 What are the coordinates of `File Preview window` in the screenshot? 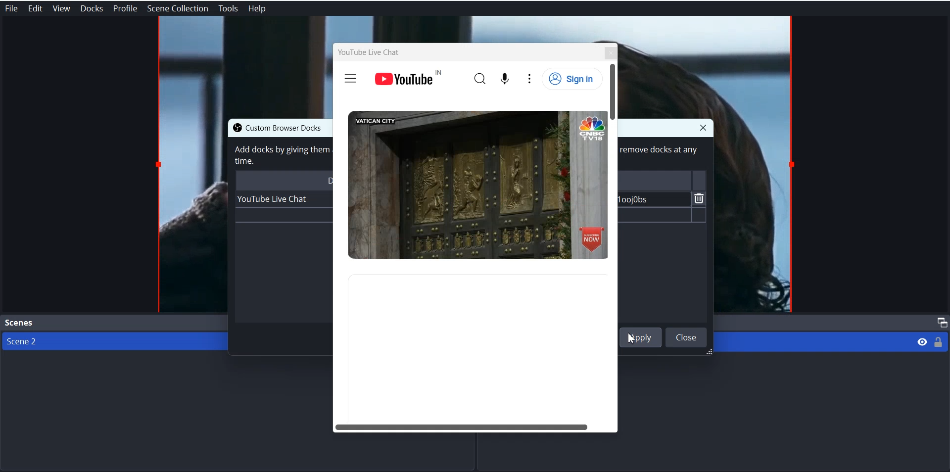 It's located at (757, 217).